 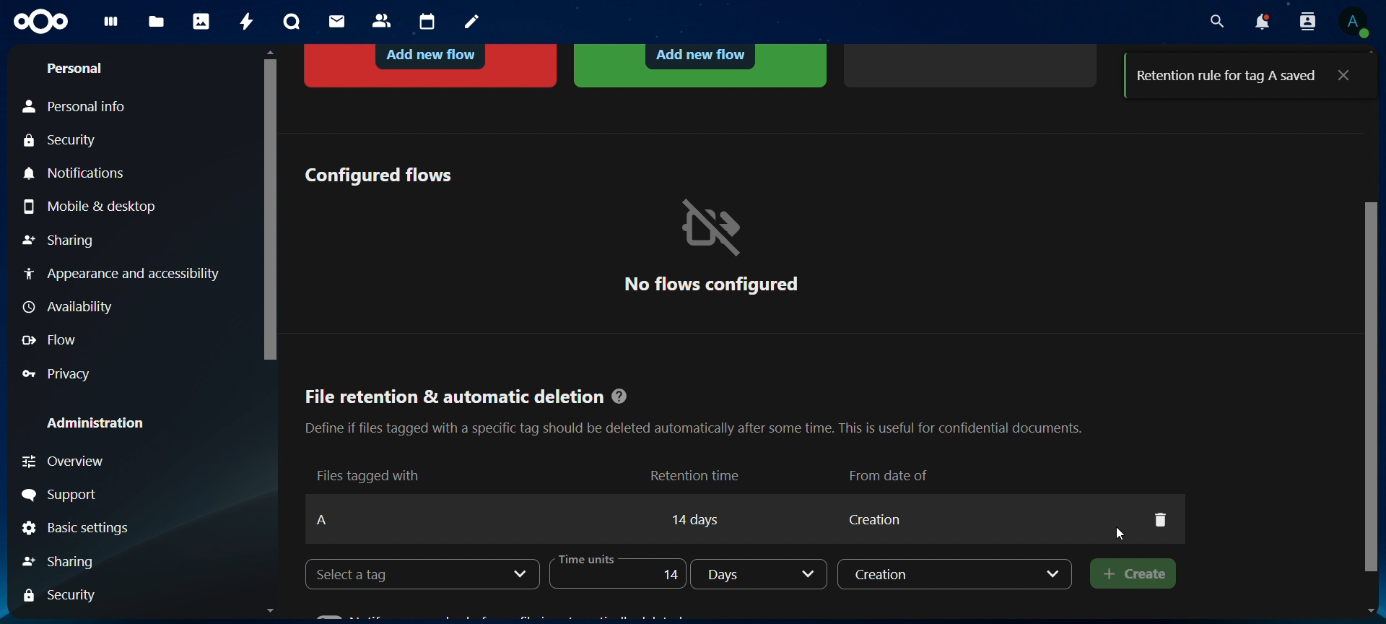 I want to click on notifications, so click(x=79, y=174).